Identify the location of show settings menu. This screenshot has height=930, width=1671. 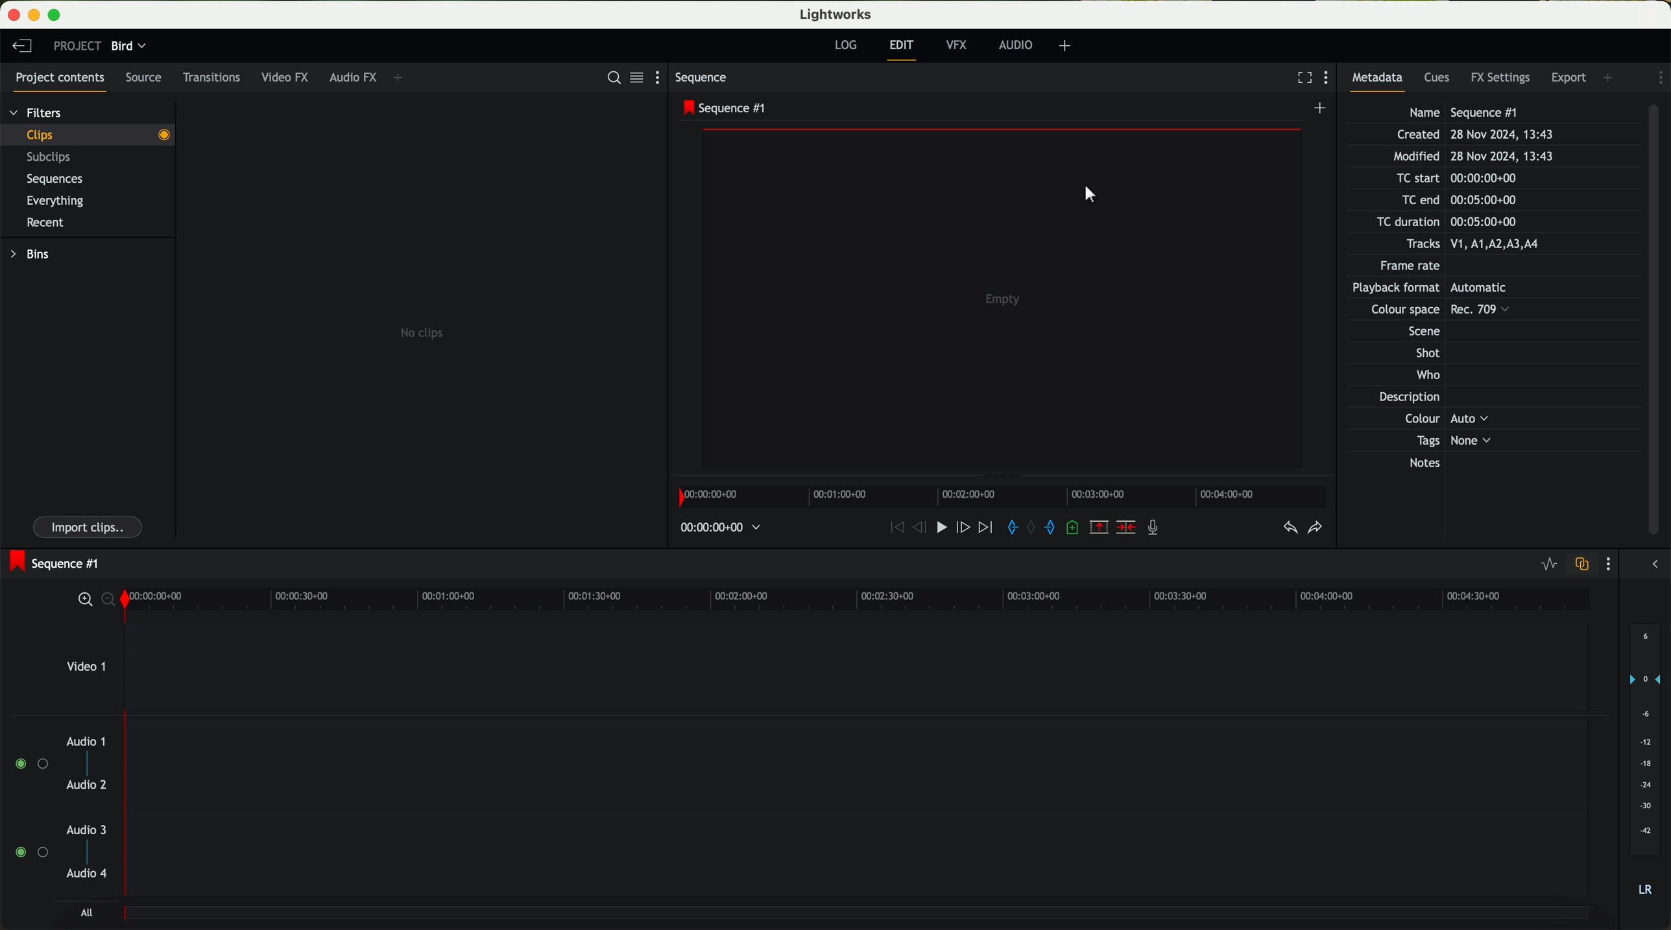
(1615, 562).